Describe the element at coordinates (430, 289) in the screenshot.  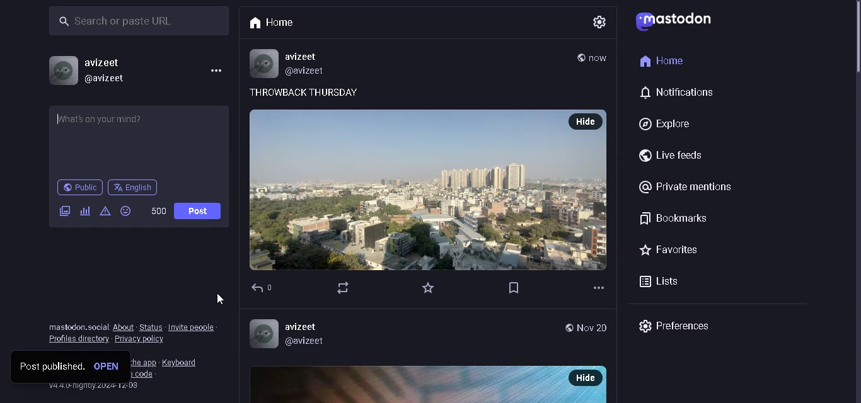
I see `Star` at that location.